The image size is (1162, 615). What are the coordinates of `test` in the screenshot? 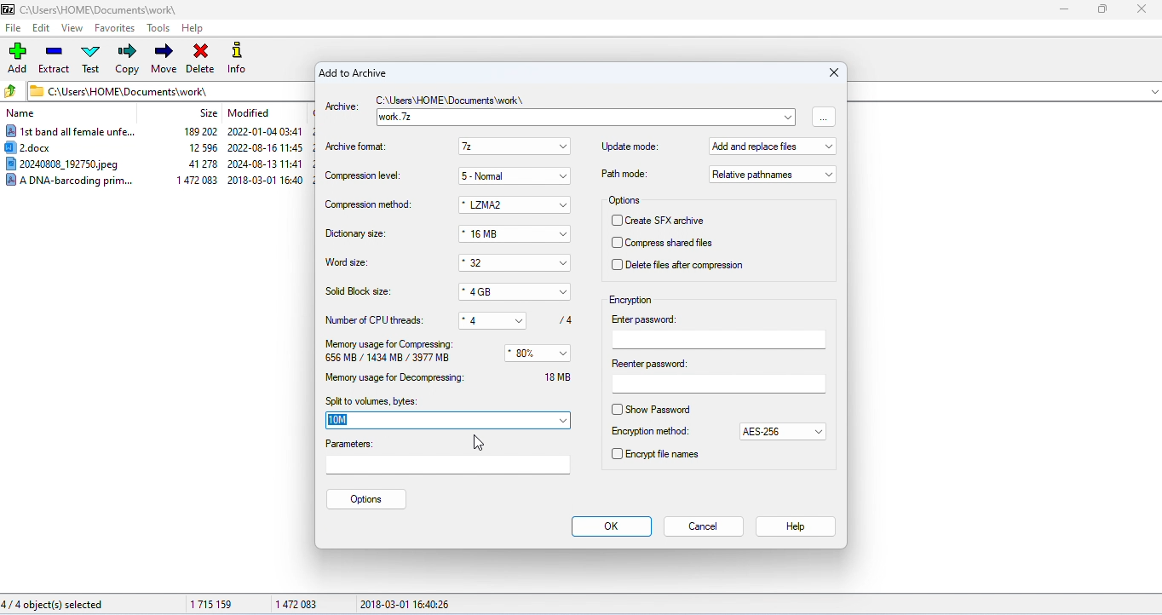 It's located at (91, 58).